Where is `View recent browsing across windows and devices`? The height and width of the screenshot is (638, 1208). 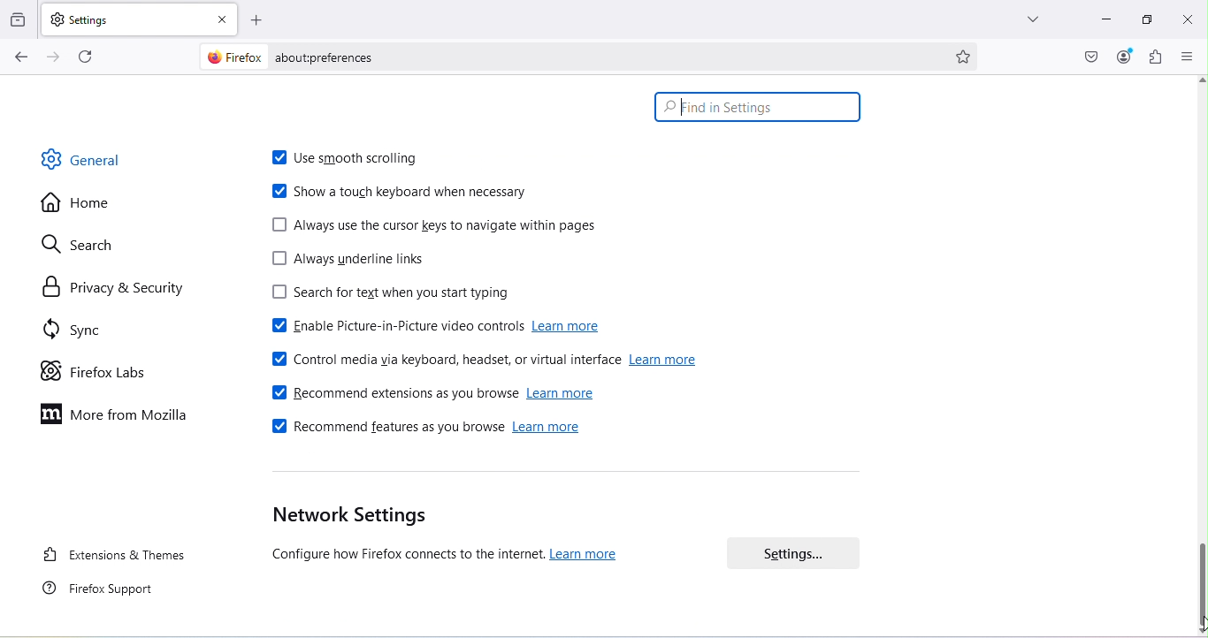
View recent browsing across windows and devices is located at coordinates (19, 16).